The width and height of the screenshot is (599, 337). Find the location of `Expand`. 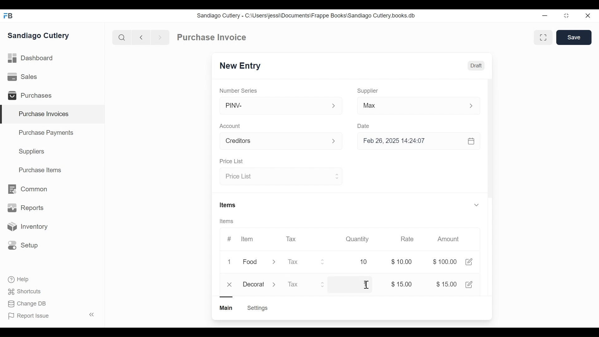

Expand is located at coordinates (334, 106).